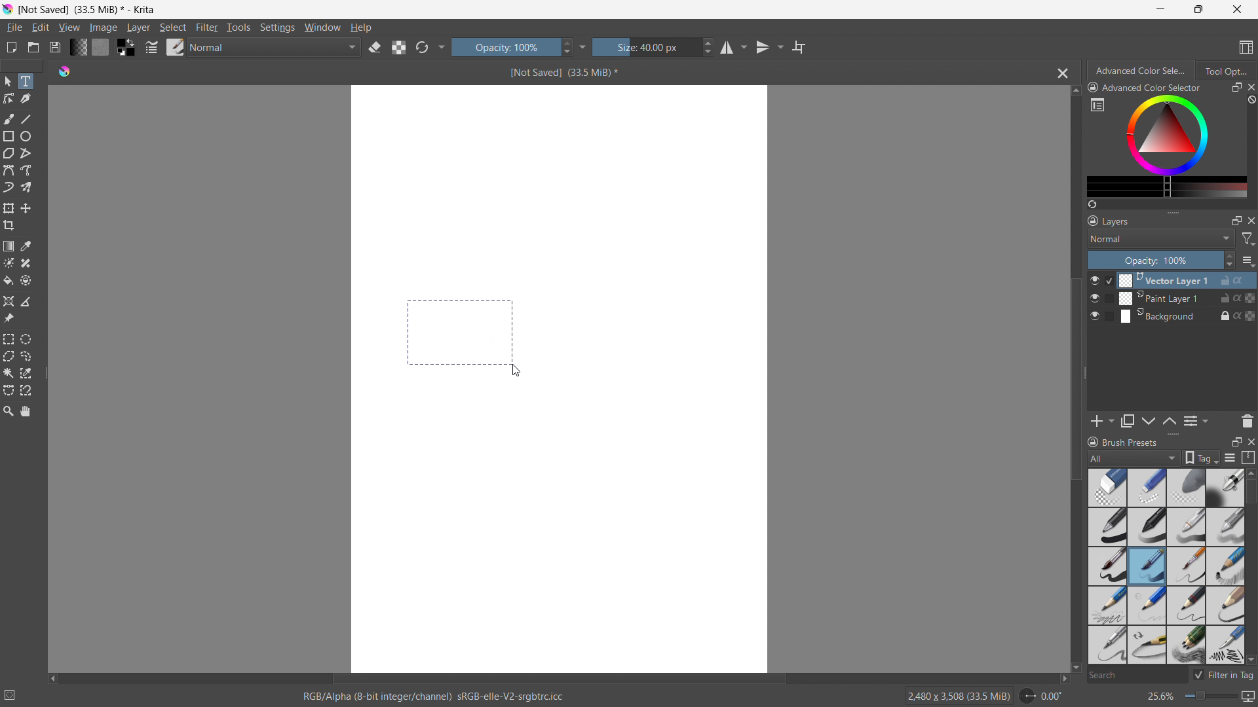  Describe the element at coordinates (1250, 441) in the screenshot. I see `close` at that location.